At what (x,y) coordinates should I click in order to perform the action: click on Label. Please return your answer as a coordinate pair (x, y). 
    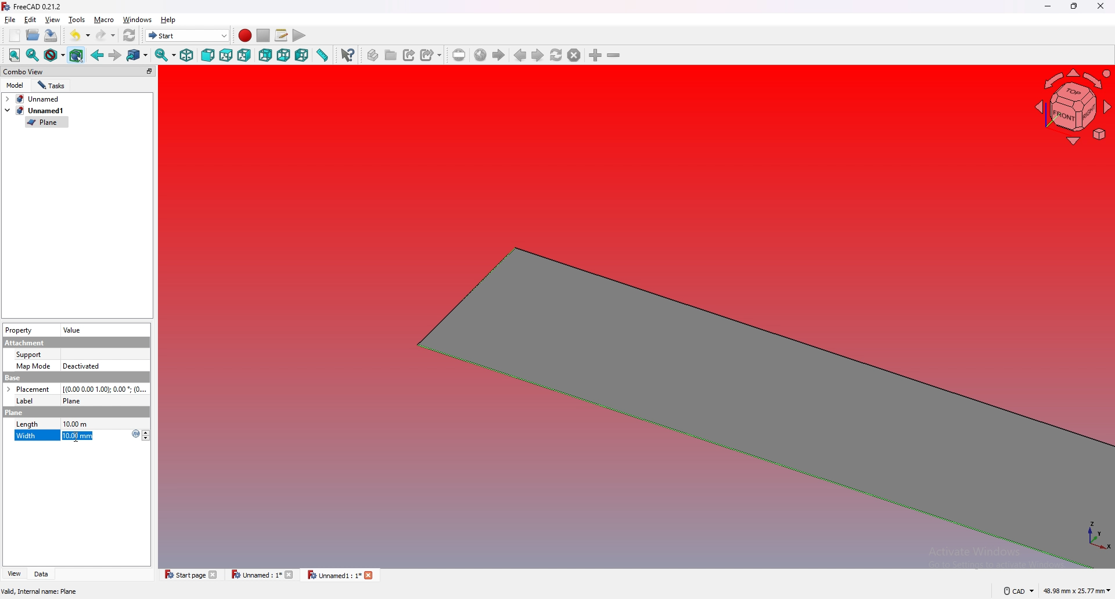
    Looking at the image, I should click on (29, 400).